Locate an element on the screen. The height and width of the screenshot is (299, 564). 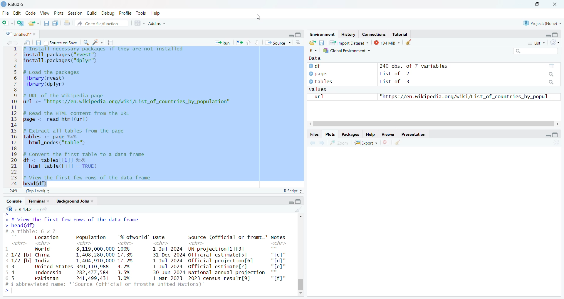
search is located at coordinates (87, 43).